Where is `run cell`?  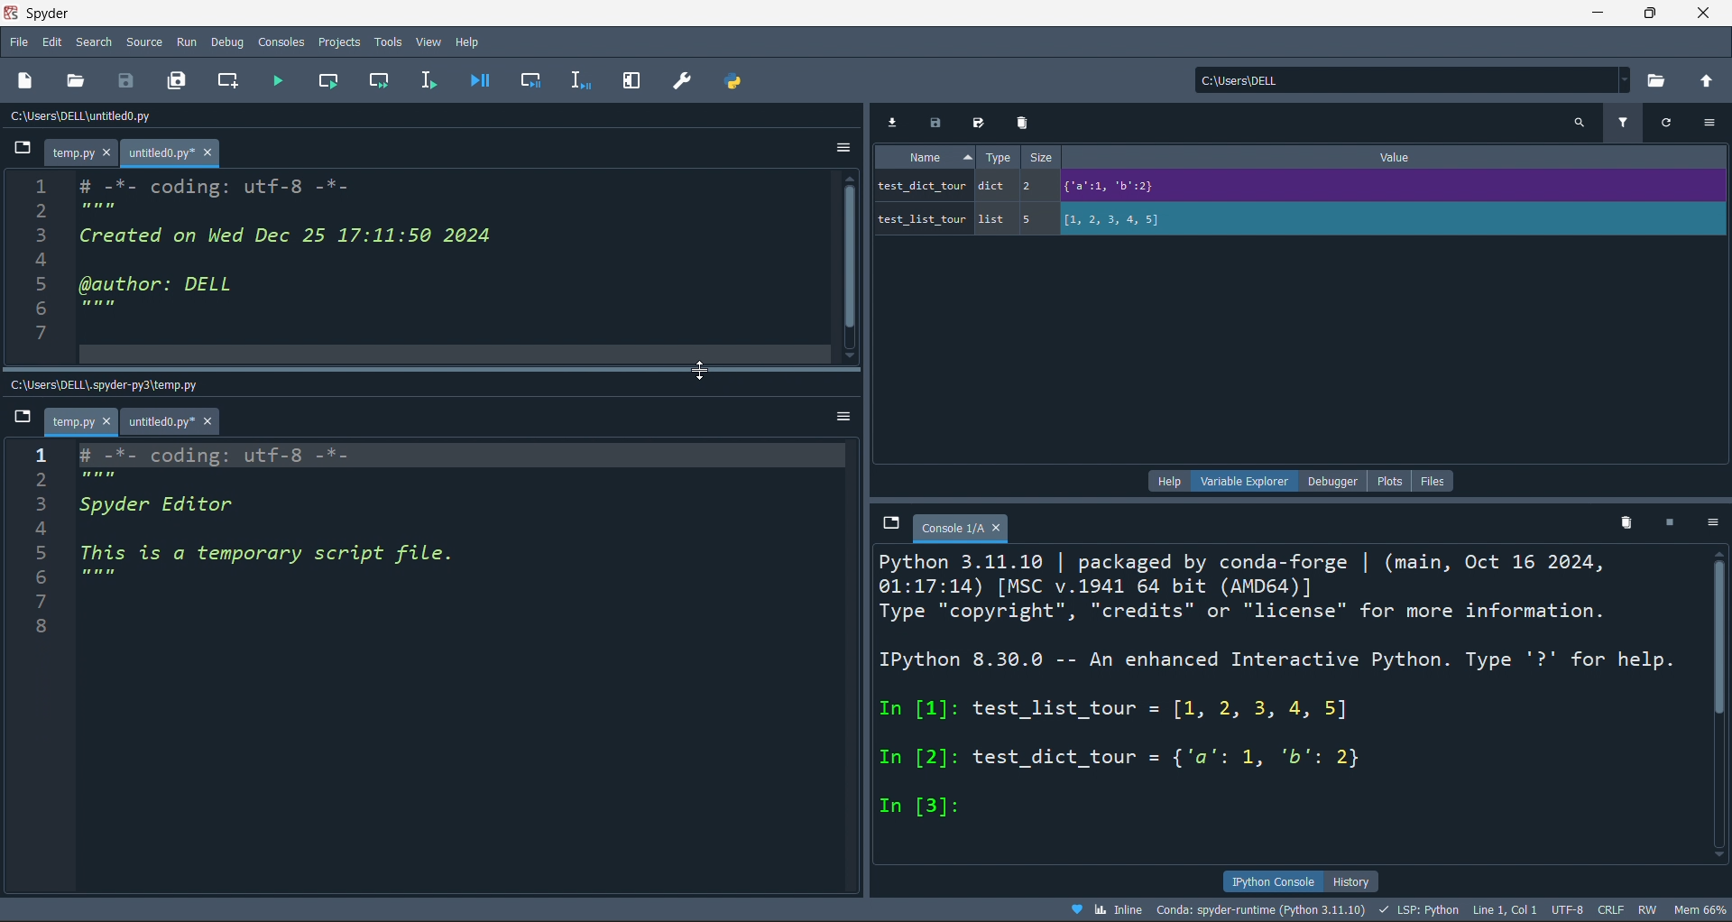 run cell is located at coordinates (329, 82).